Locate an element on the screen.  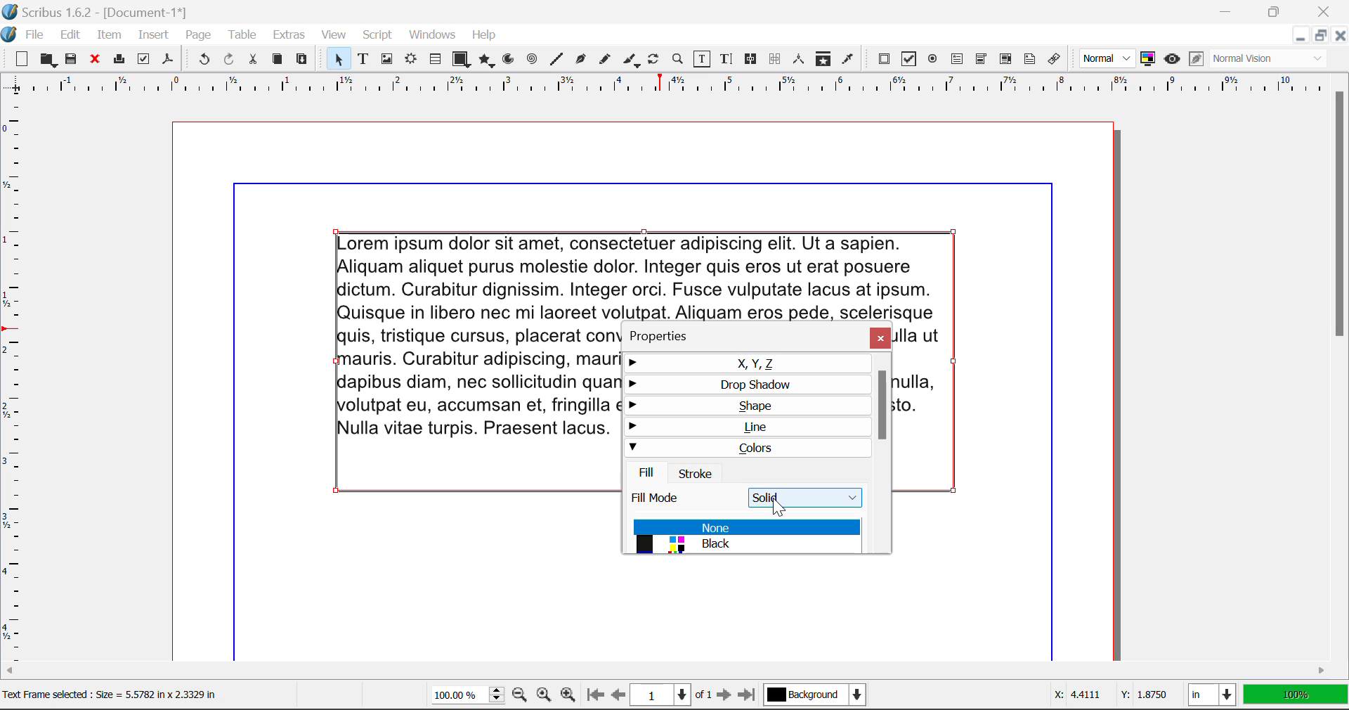
Edit Contents of Frame is located at coordinates (703, 60).